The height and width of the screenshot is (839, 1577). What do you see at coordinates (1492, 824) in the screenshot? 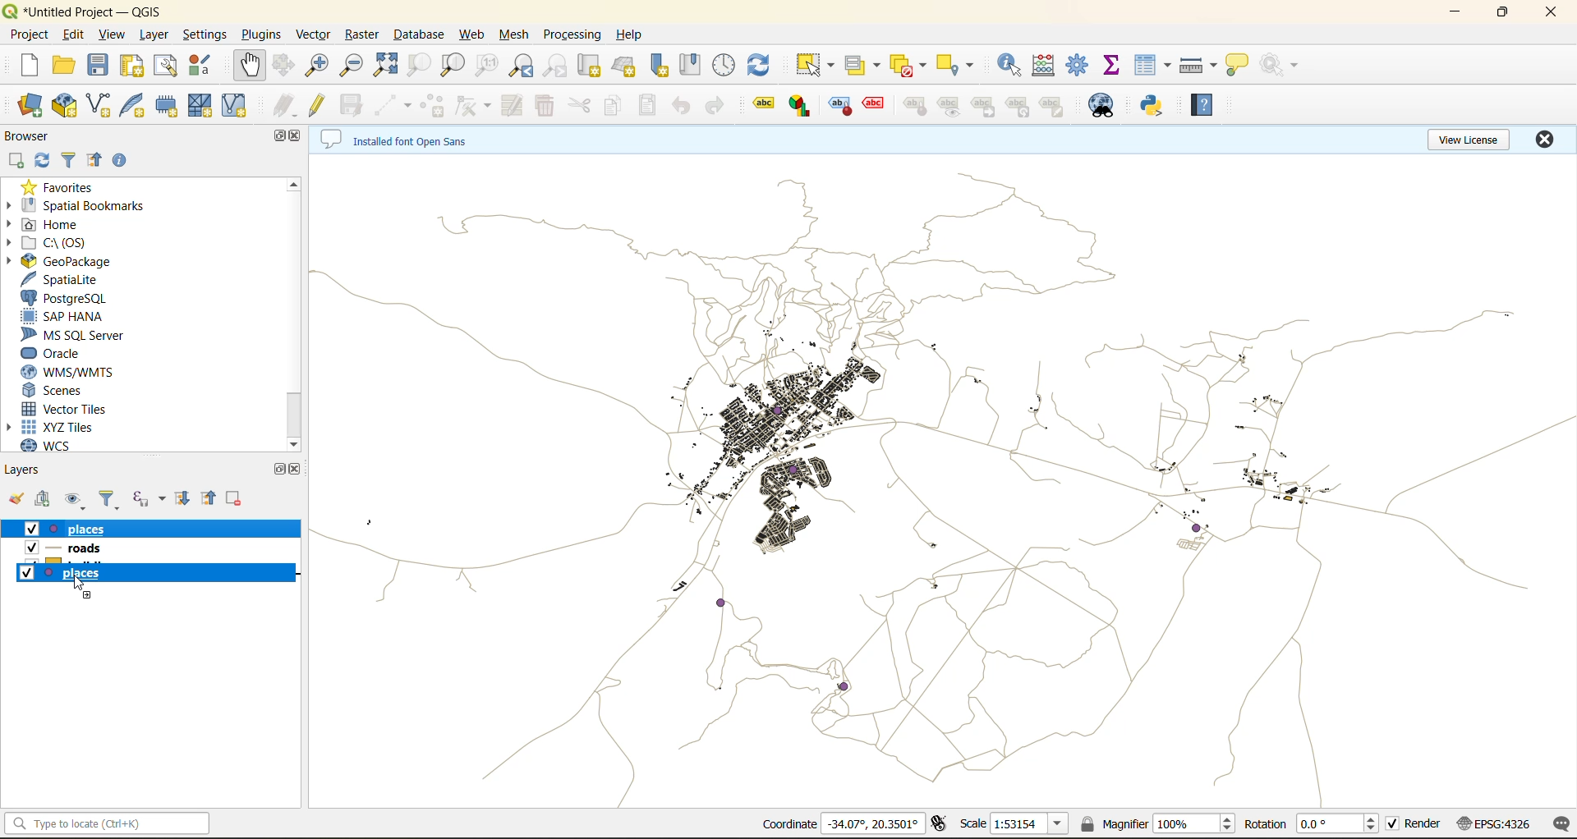
I see `crs` at bounding box center [1492, 824].